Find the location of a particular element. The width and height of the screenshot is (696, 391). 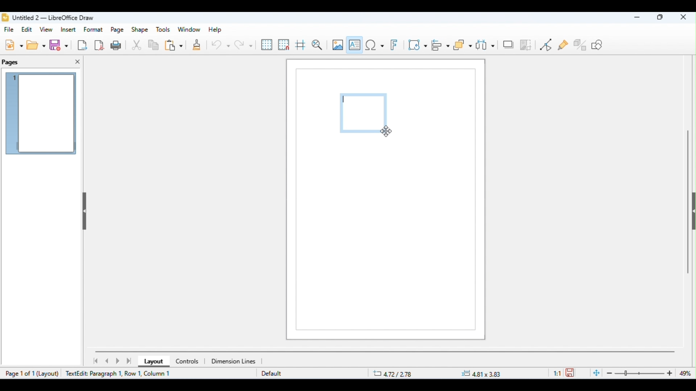

text edit paragraph 1, row1, column 1 is located at coordinates (120, 373).